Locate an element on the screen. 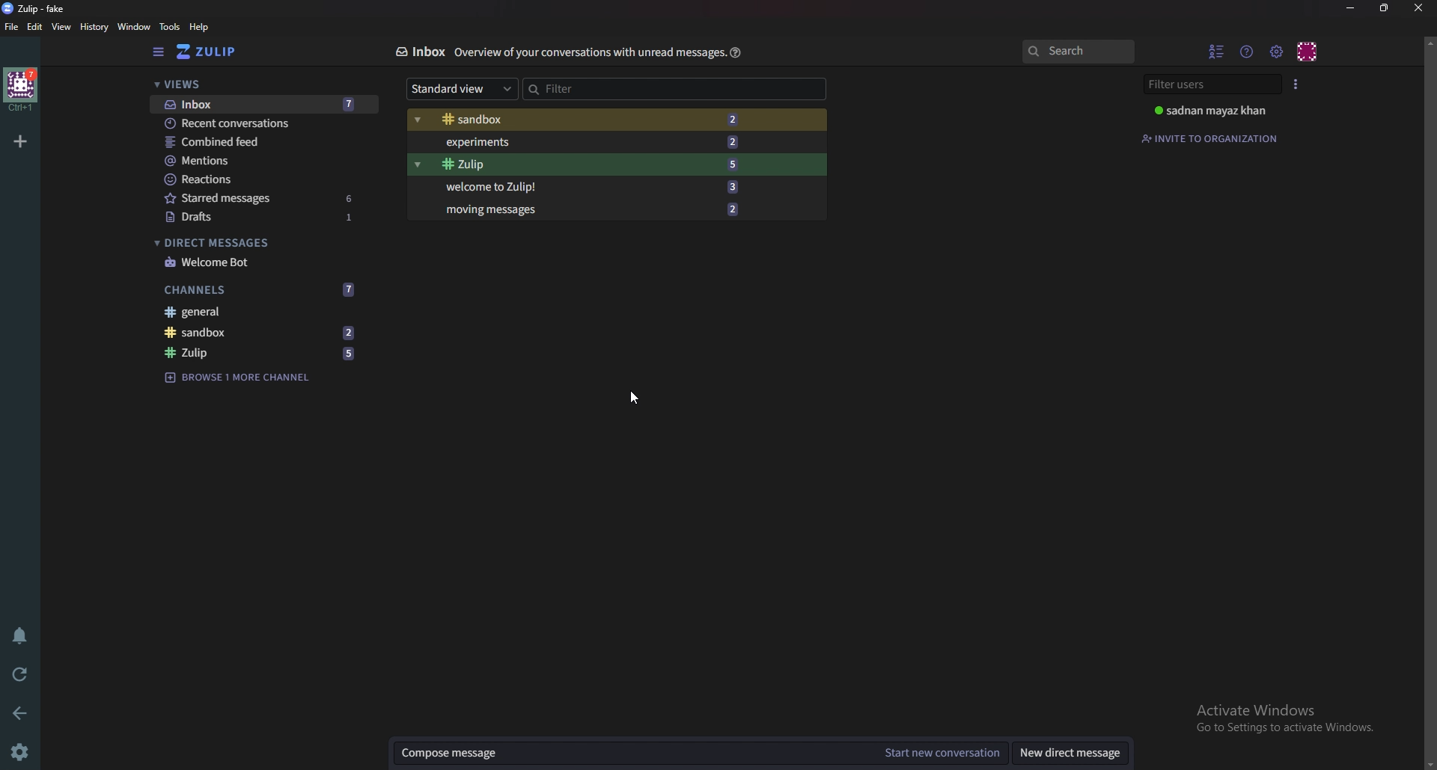  Direct messages is located at coordinates (254, 243).